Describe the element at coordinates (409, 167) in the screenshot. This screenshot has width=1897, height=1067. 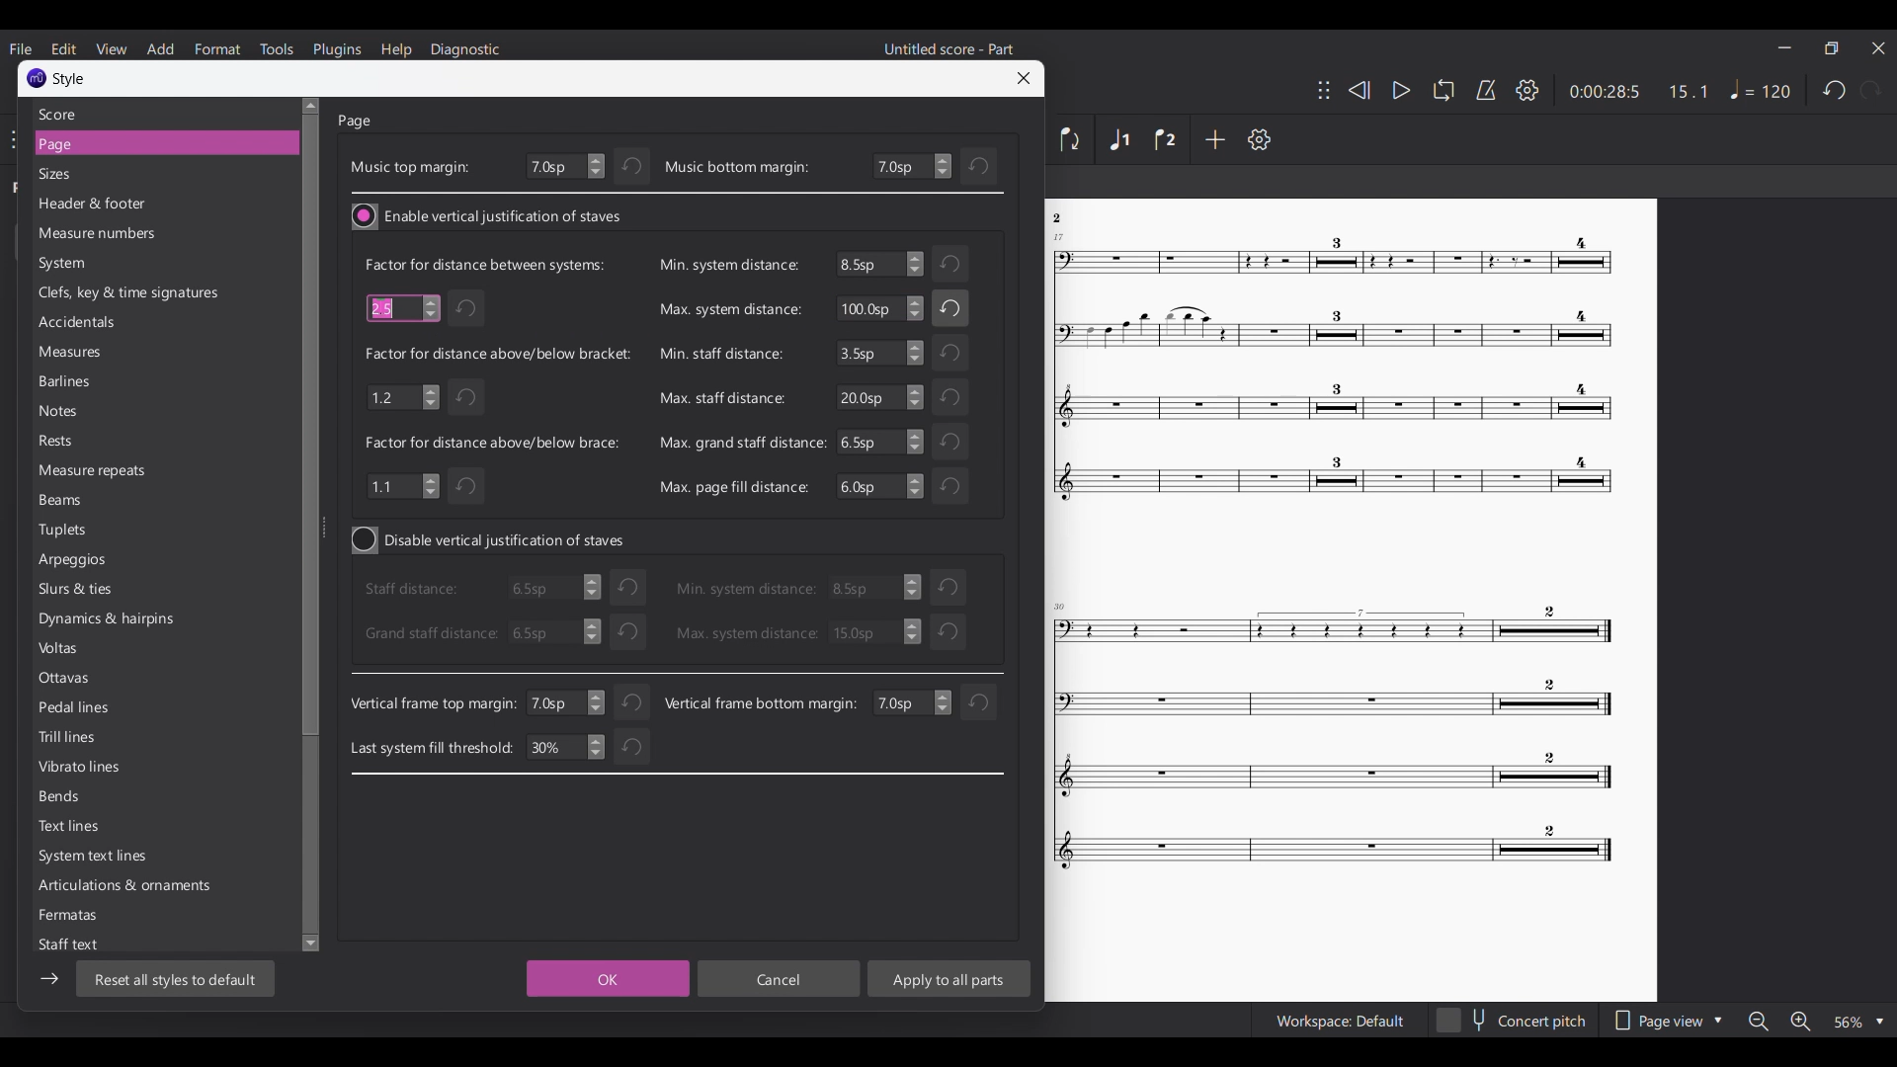
I see `Music top margin` at that location.